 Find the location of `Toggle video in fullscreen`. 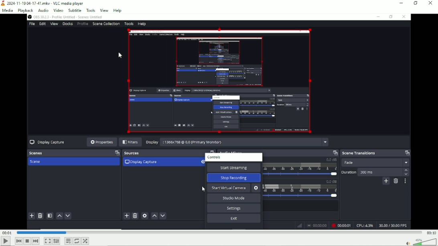

Toggle video in fullscreen is located at coordinates (47, 241).